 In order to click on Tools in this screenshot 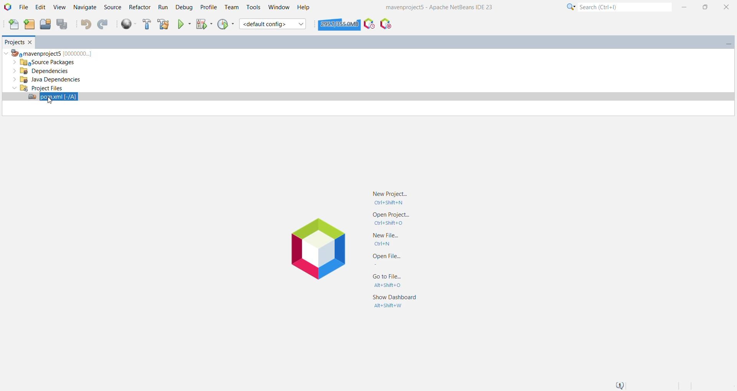, I will do `click(254, 7)`.